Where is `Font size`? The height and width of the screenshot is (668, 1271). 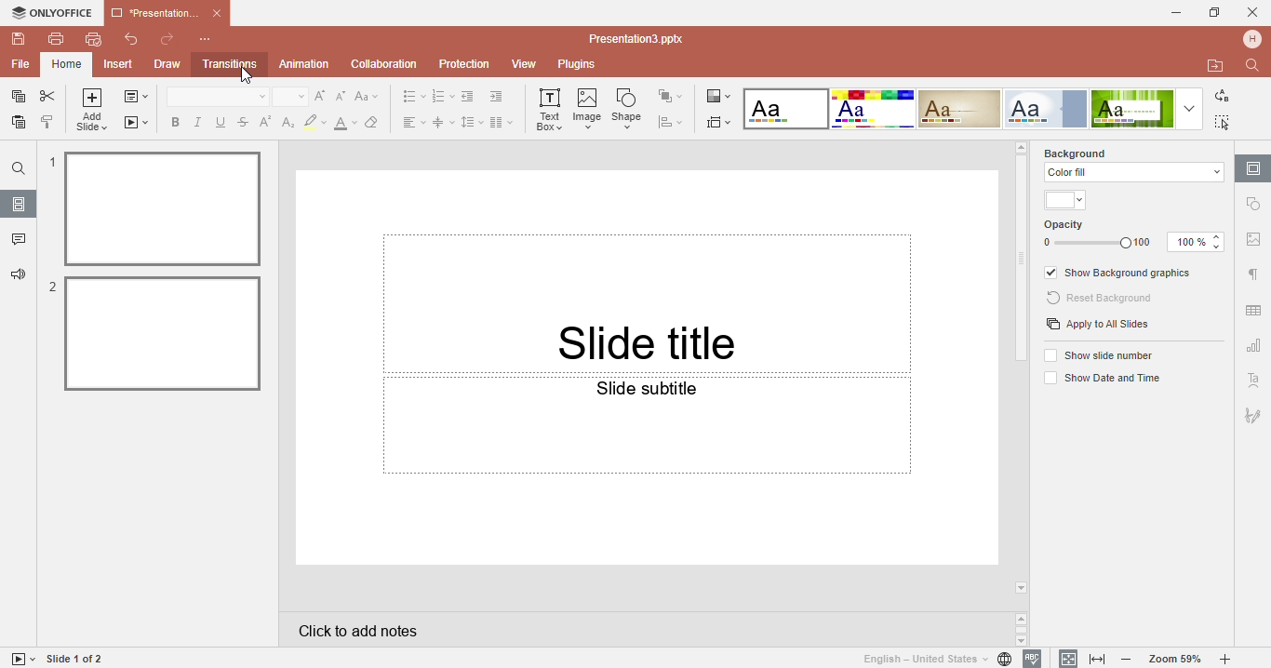
Font size is located at coordinates (291, 97).